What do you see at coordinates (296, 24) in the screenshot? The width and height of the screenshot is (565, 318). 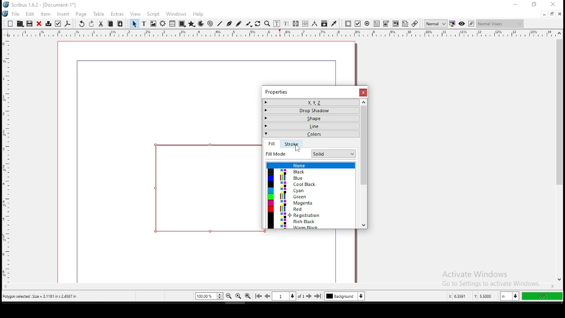 I see `link text frames` at bounding box center [296, 24].